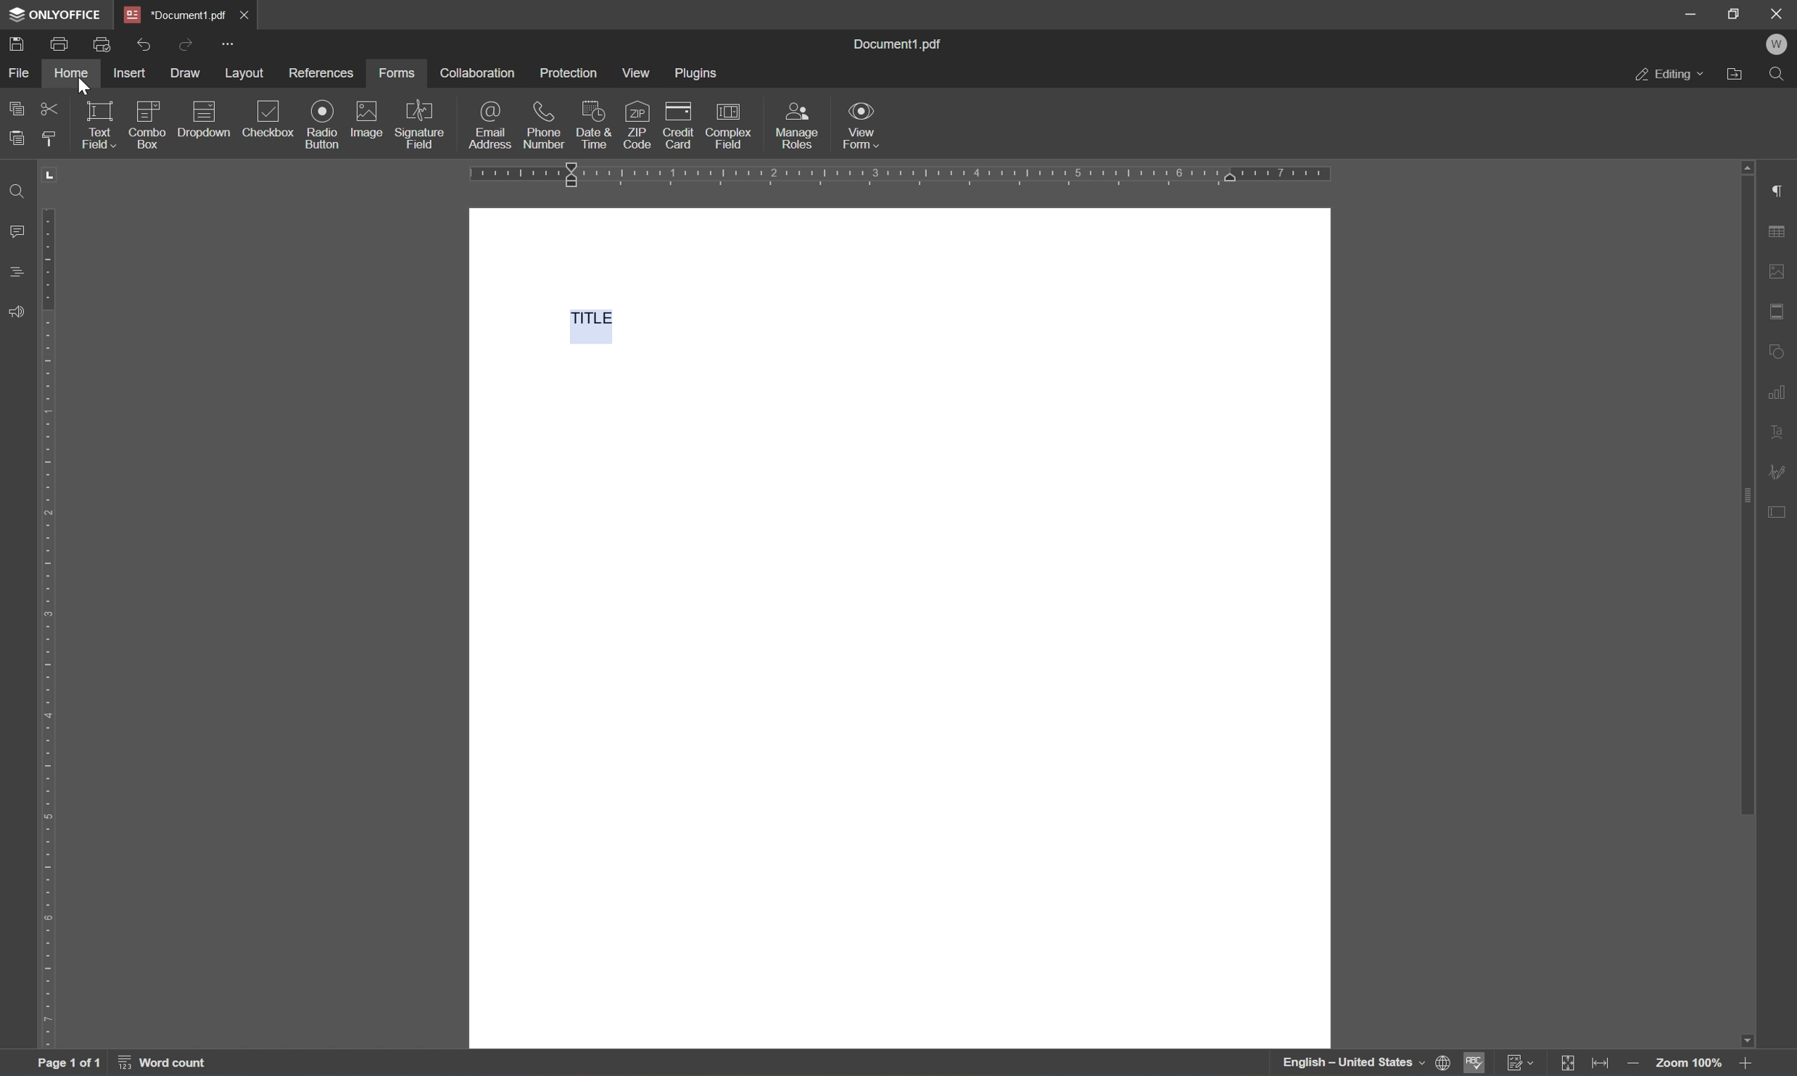 This screenshot has height=1076, width=1797. I want to click on header & footer settings, so click(1780, 312).